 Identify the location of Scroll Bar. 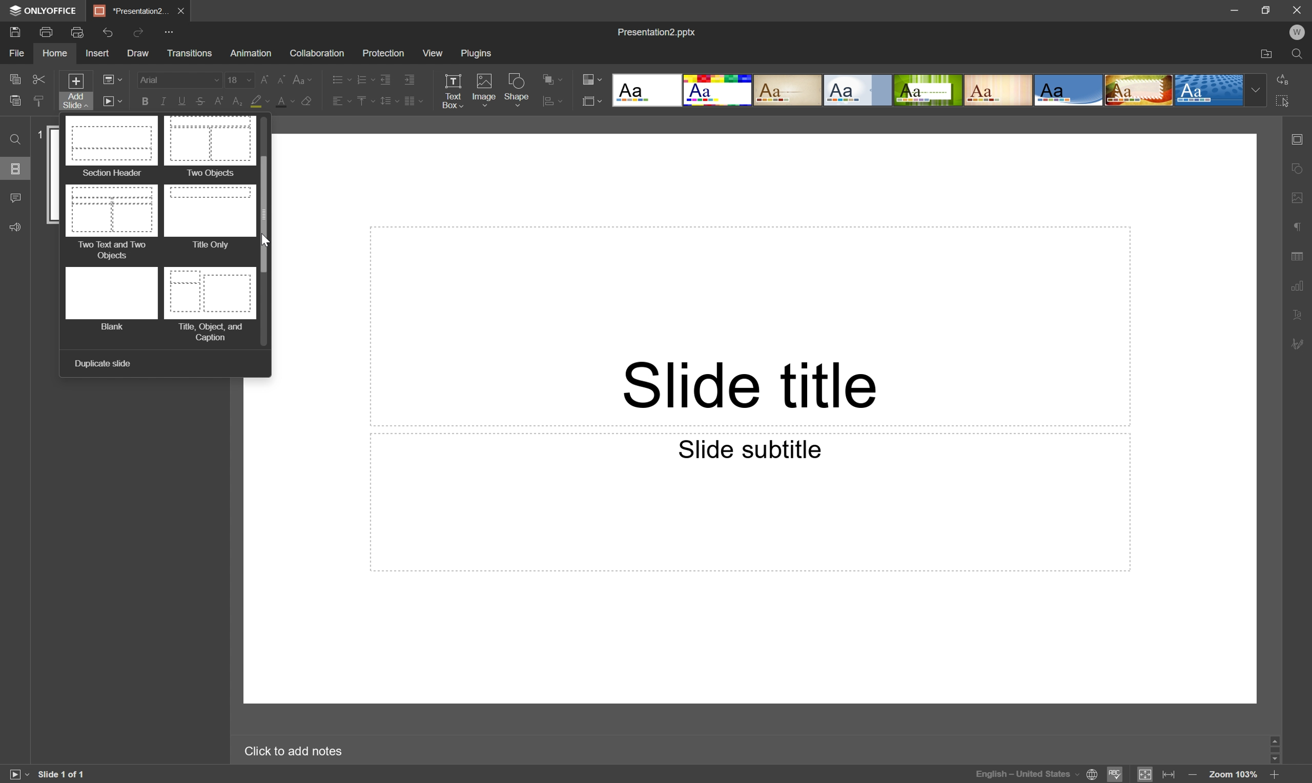
(1277, 746).